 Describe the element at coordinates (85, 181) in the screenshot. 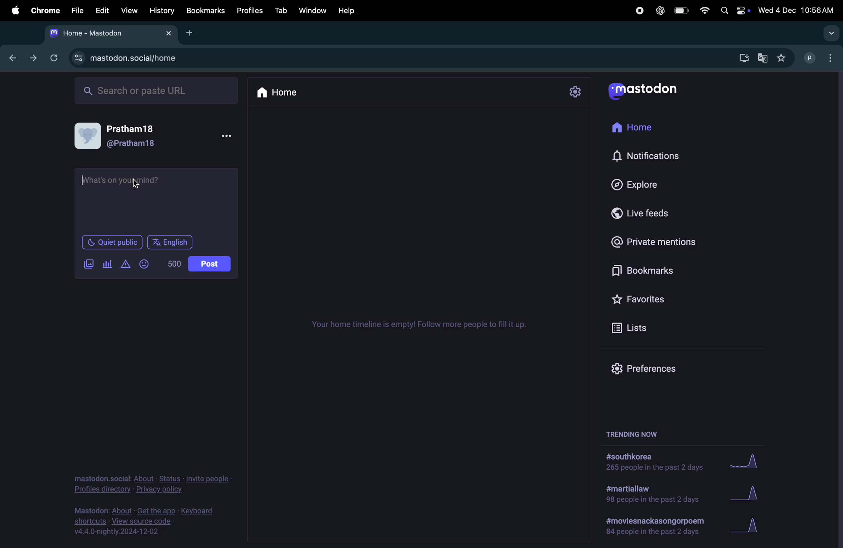

I see `cursor` at that location.